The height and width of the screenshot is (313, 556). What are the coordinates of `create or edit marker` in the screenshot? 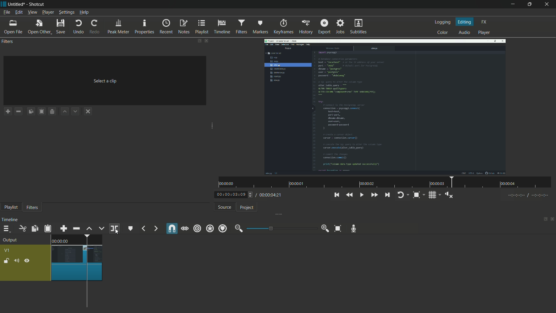 It's located at (130, 228).